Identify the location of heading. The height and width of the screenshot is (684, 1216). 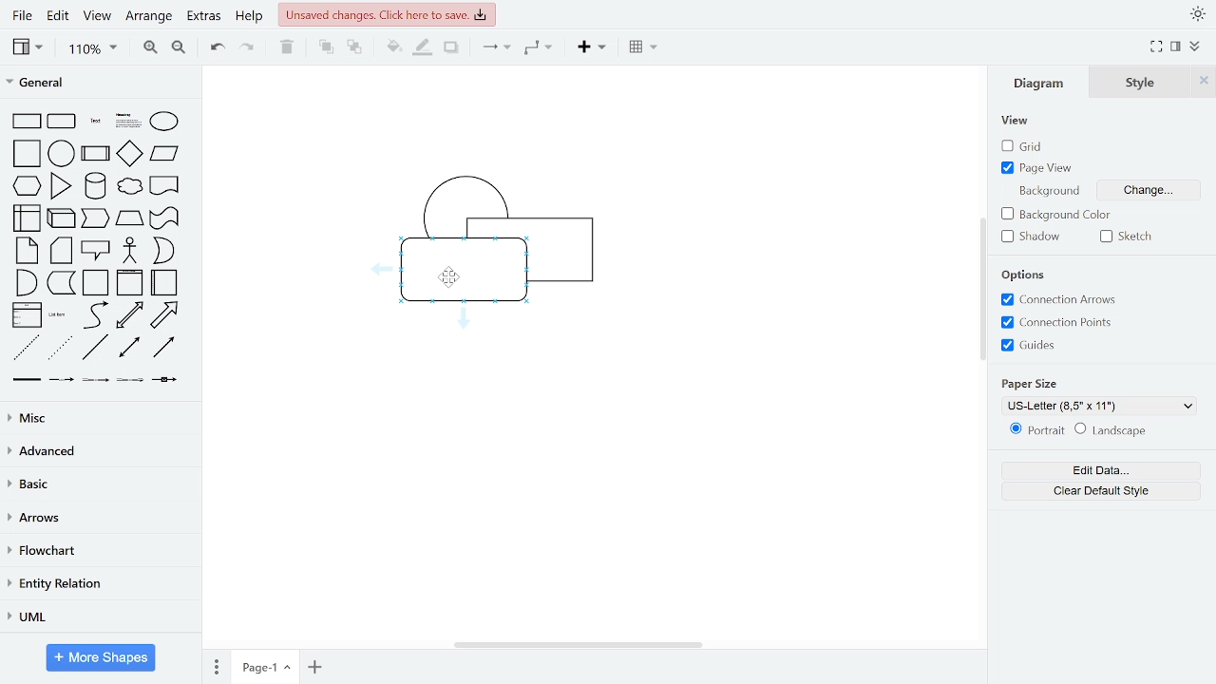
(127, 121).